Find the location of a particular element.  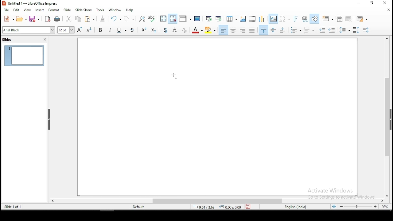

insert font work text is located at coordinates (296, 19).